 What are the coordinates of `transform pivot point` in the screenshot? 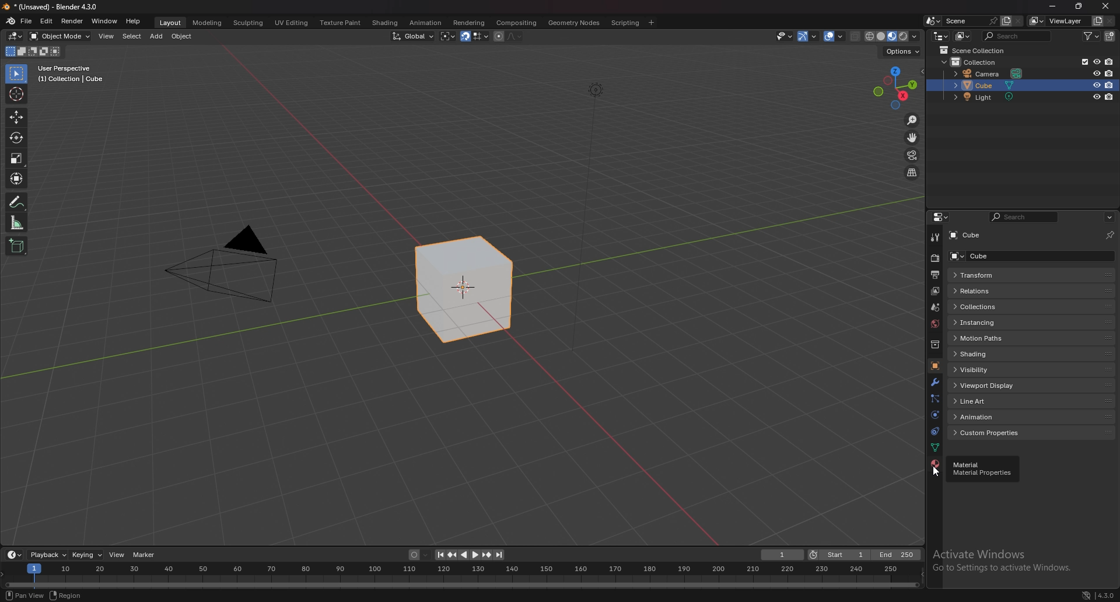 It's located at (448, 36).